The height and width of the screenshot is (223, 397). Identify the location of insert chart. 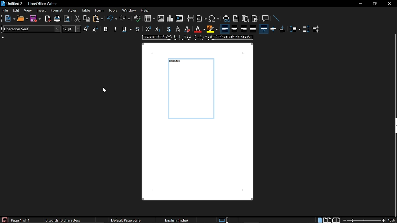
(150, 19).